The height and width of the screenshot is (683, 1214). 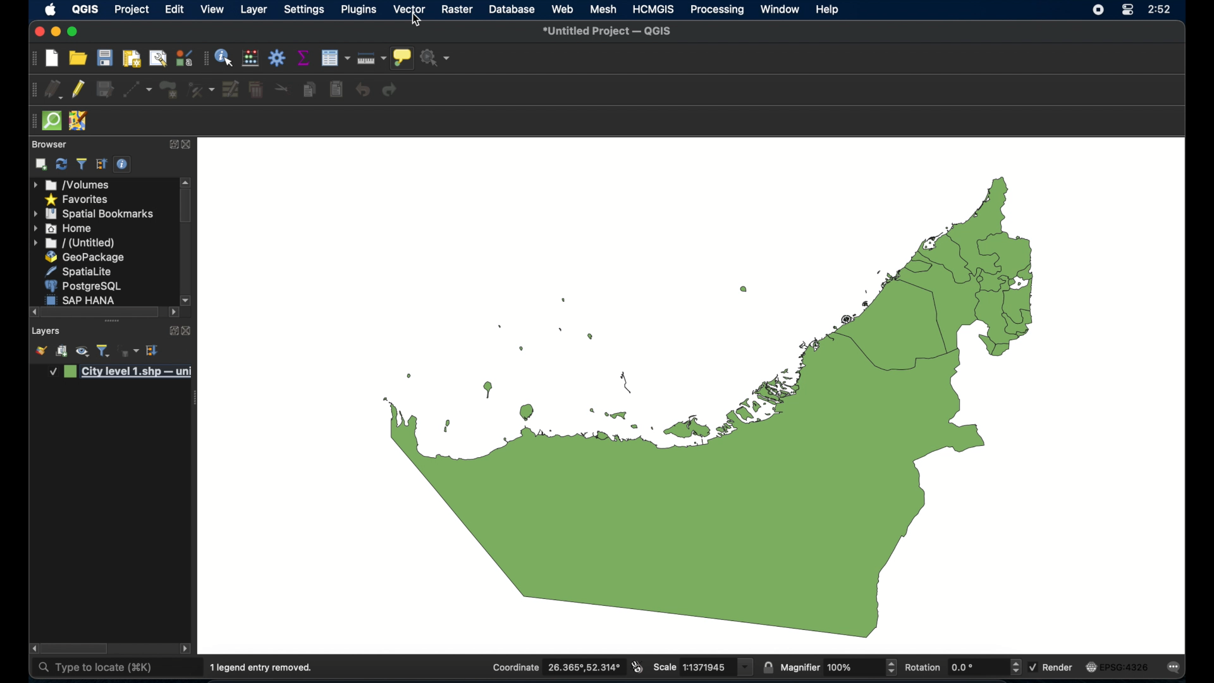 What do you see at coordinates (250, 58) in the screenshot?
I see `open field calculator` at bounding box center [250, 58].